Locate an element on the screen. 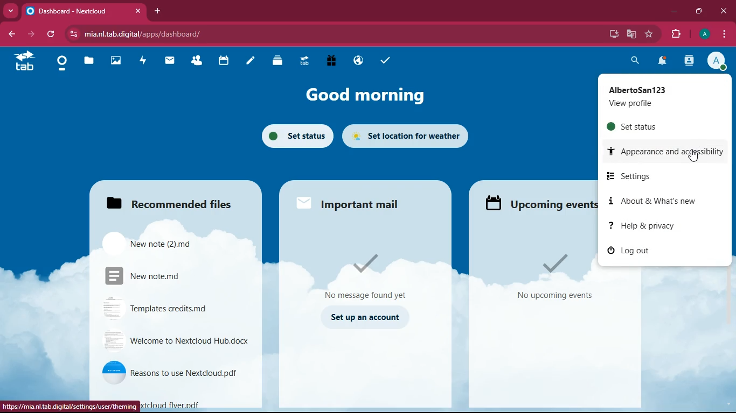  friends is located at coordinates (195, 61).